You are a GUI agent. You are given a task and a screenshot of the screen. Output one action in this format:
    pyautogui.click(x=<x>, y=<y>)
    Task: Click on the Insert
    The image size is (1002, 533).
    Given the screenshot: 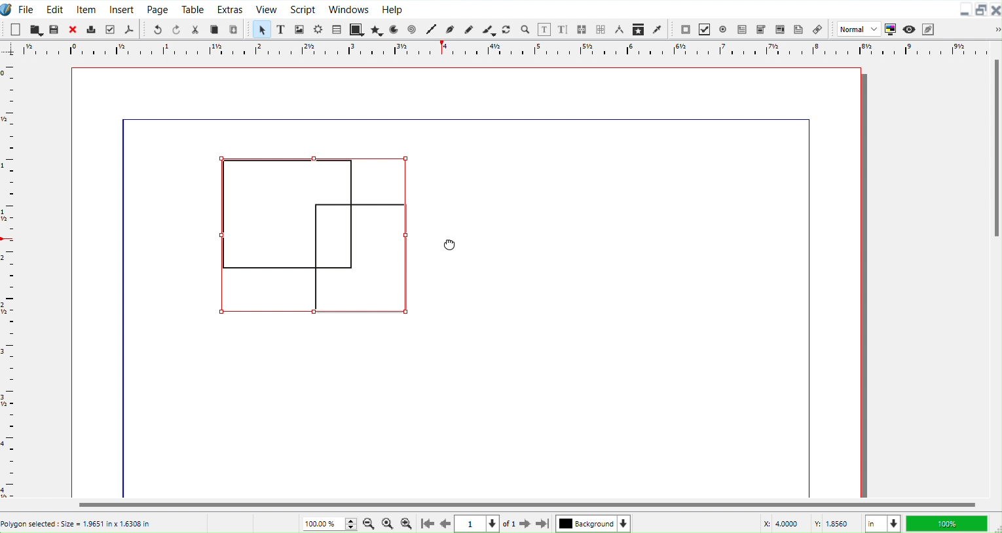 What is the action you would take?
    pyautogui.click(x=122, y=9)
    